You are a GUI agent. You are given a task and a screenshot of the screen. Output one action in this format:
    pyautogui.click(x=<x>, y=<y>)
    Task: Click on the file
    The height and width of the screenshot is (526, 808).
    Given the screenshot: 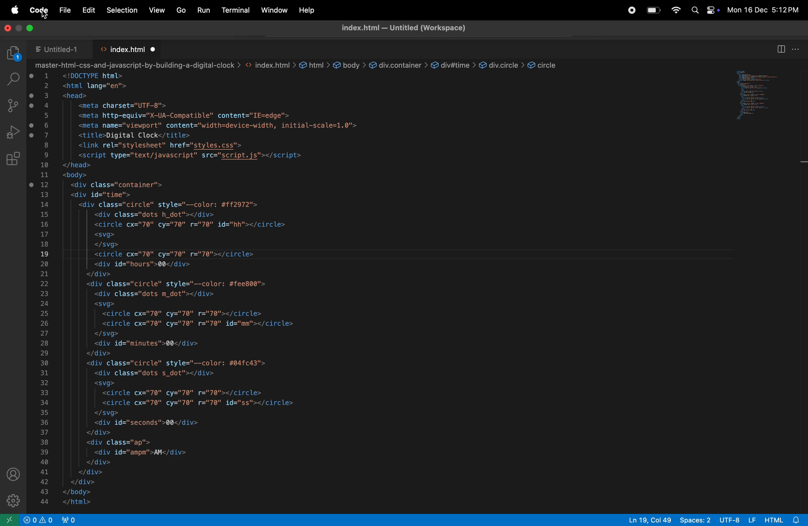 What is the action you would take?
    pyautogui.click(x=63, y=11)
    